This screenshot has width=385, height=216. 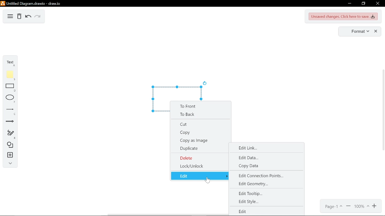 What do you see at coordinates (376, 31) in the screenshot?
I see `close` at bounding box center [376, 31].